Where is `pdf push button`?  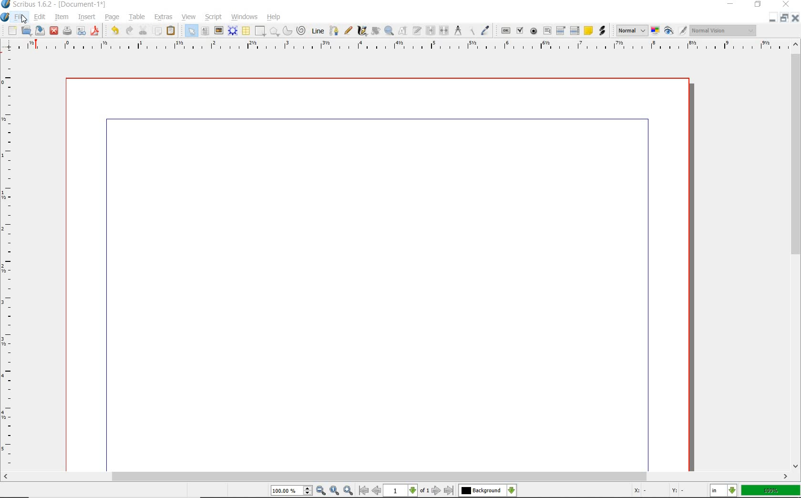
pdf push button is located at coordinates (505, 31).